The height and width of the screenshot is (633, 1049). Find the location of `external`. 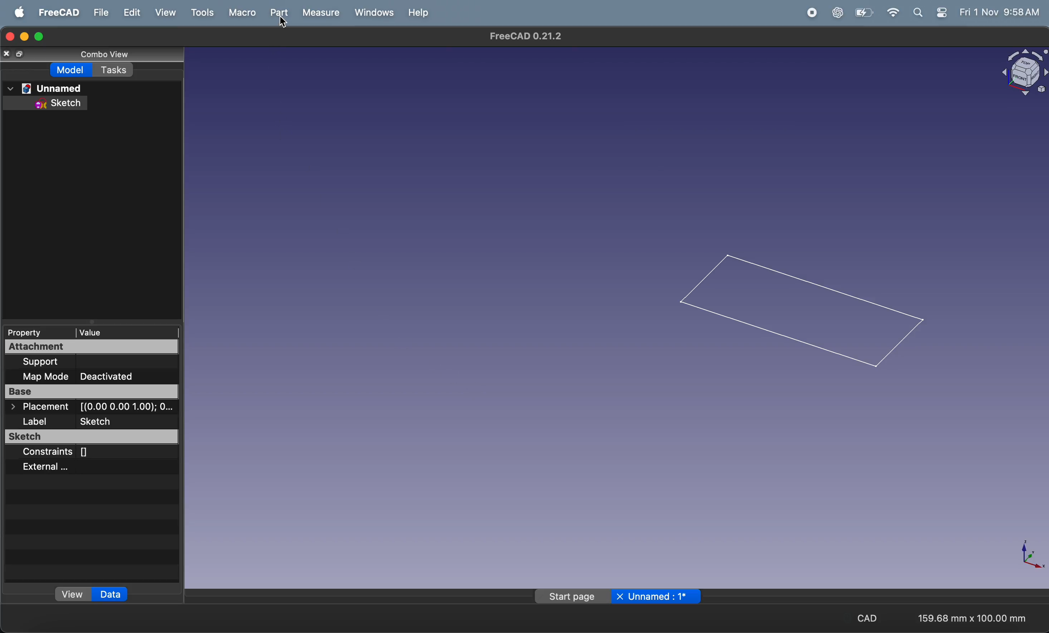

external is located at coordinates (57, 466).